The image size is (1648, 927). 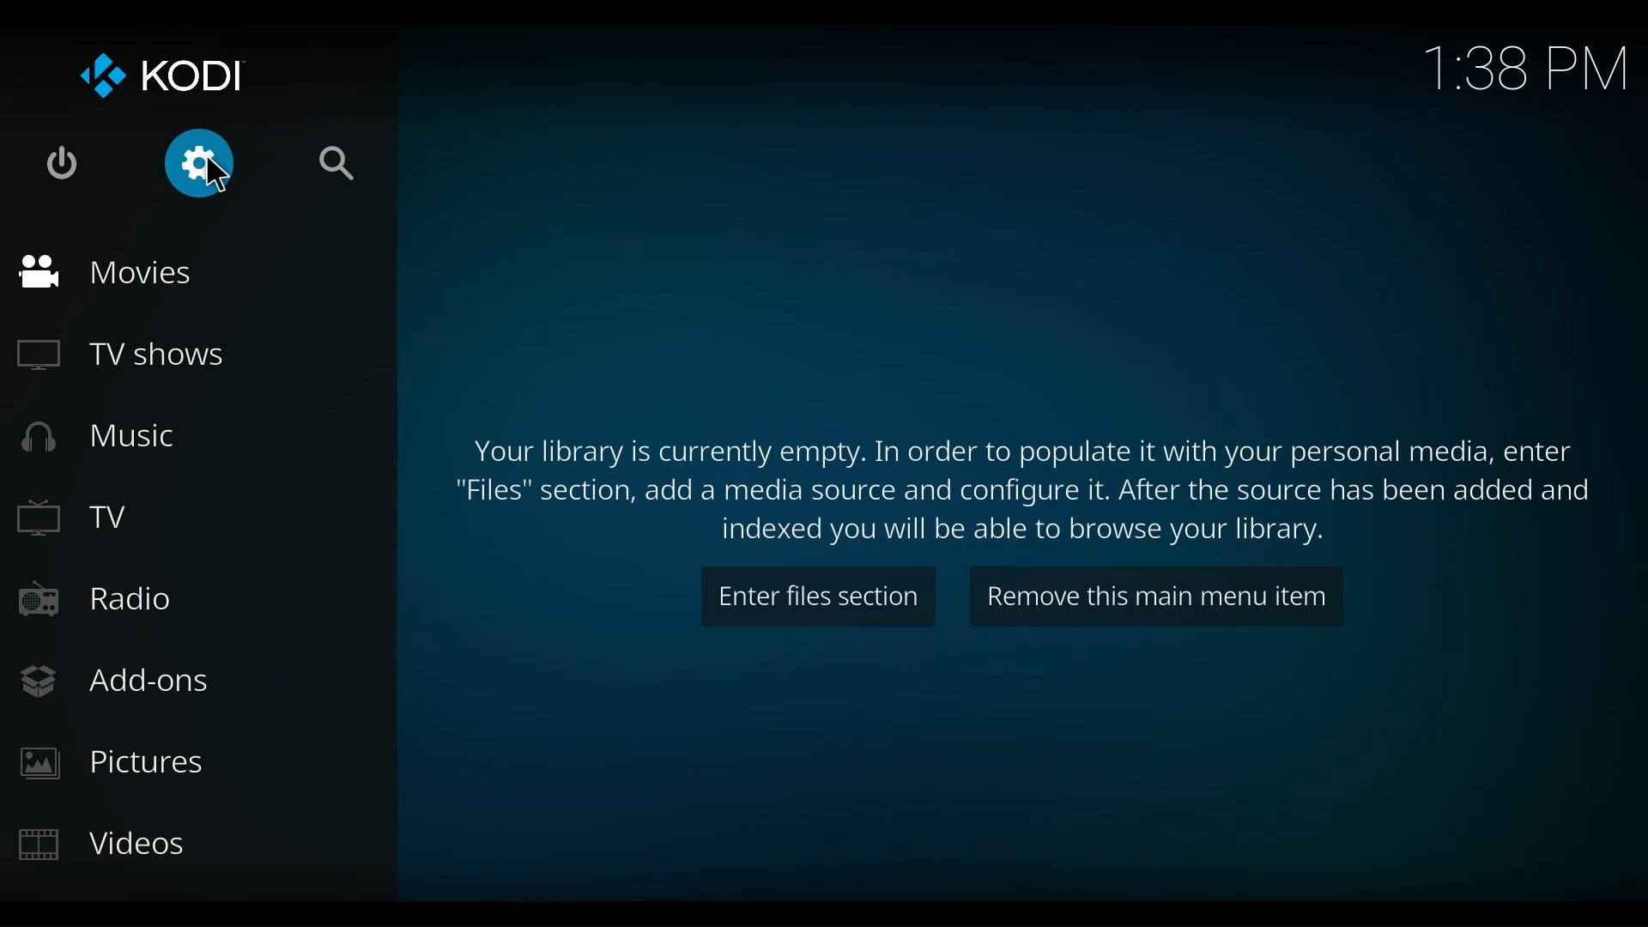 I want to click on Videos, so click(x=102, y=845).